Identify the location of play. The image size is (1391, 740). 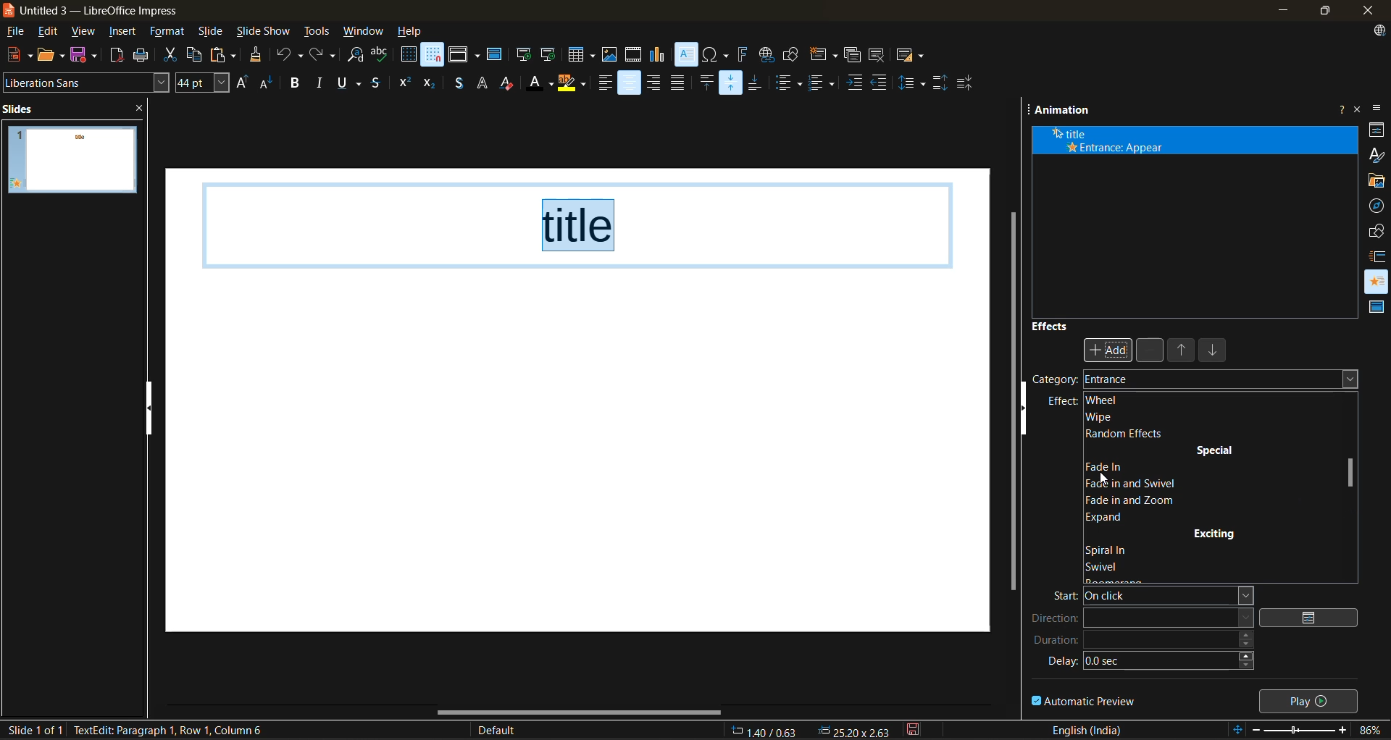
(1311, 699).